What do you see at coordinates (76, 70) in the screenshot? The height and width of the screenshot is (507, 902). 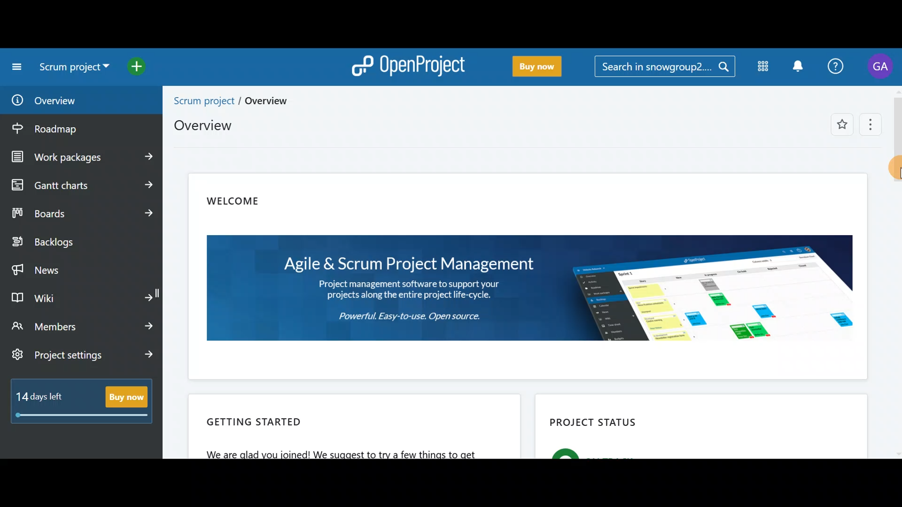 I see `Select a project` at bounding box center [76, 70].